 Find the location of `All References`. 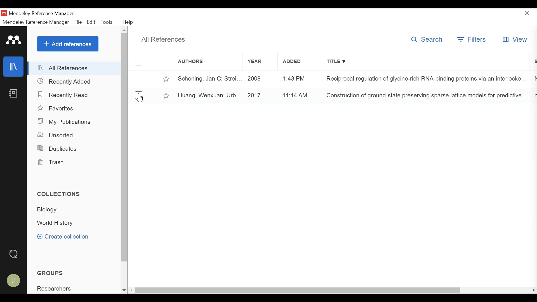

All References is located at coordinates (162, 39).